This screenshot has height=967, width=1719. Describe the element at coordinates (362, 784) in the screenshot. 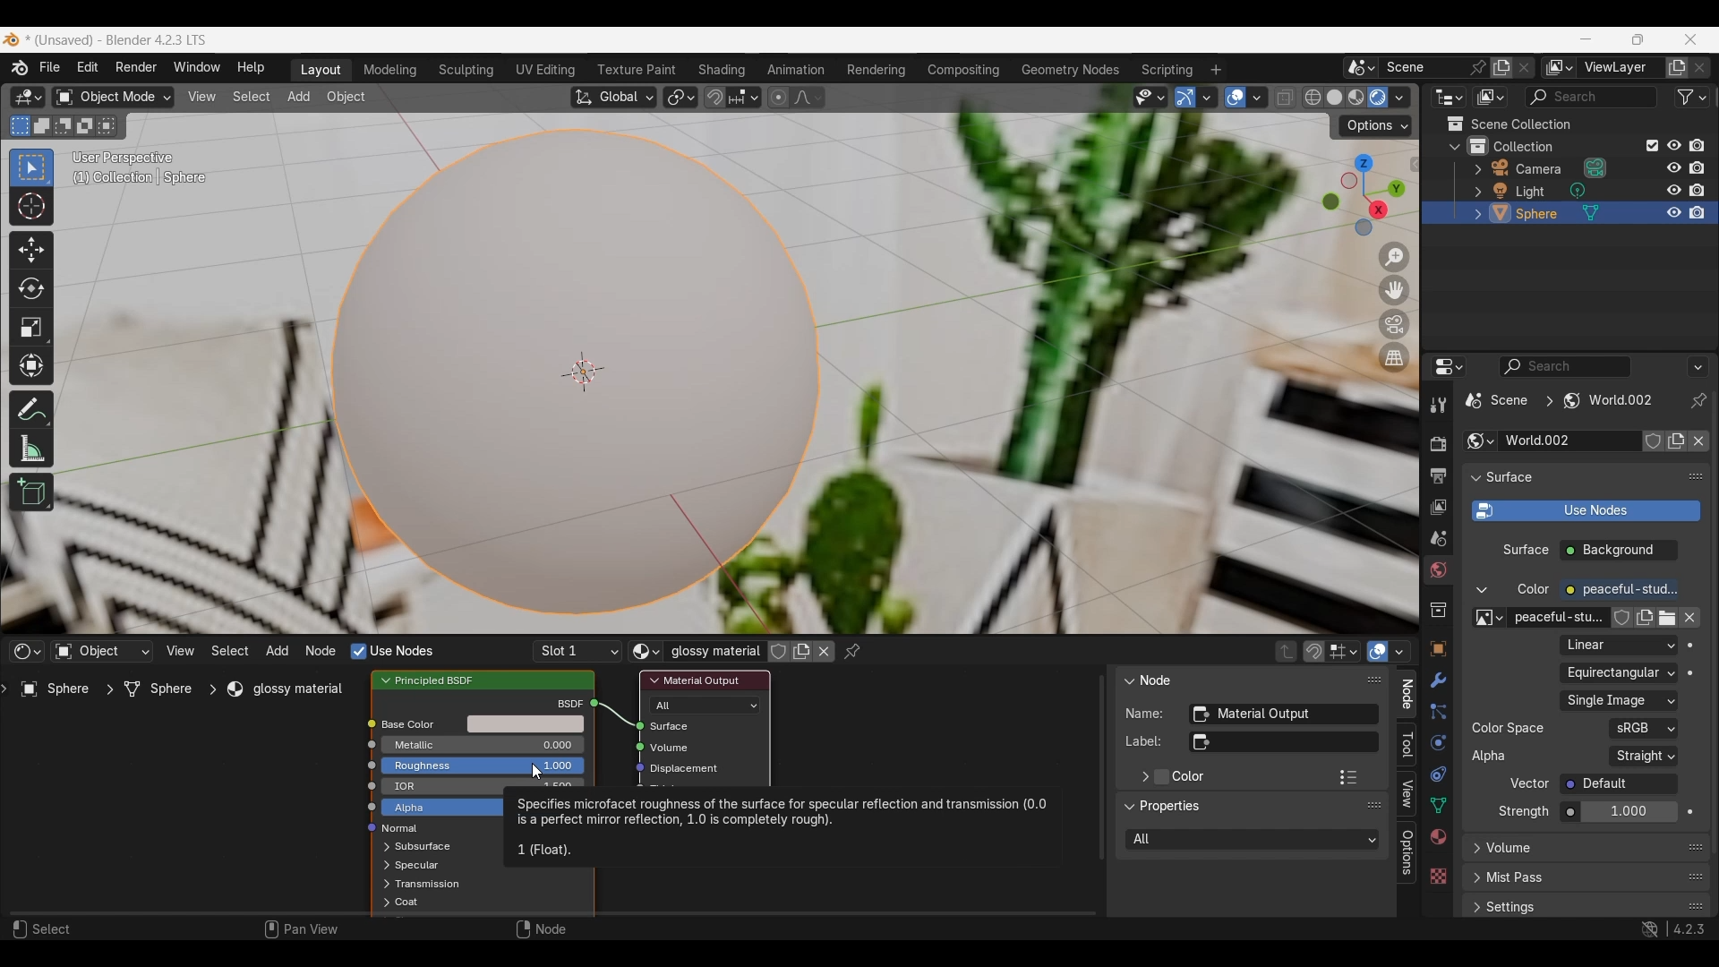

I see `icon` at that location.